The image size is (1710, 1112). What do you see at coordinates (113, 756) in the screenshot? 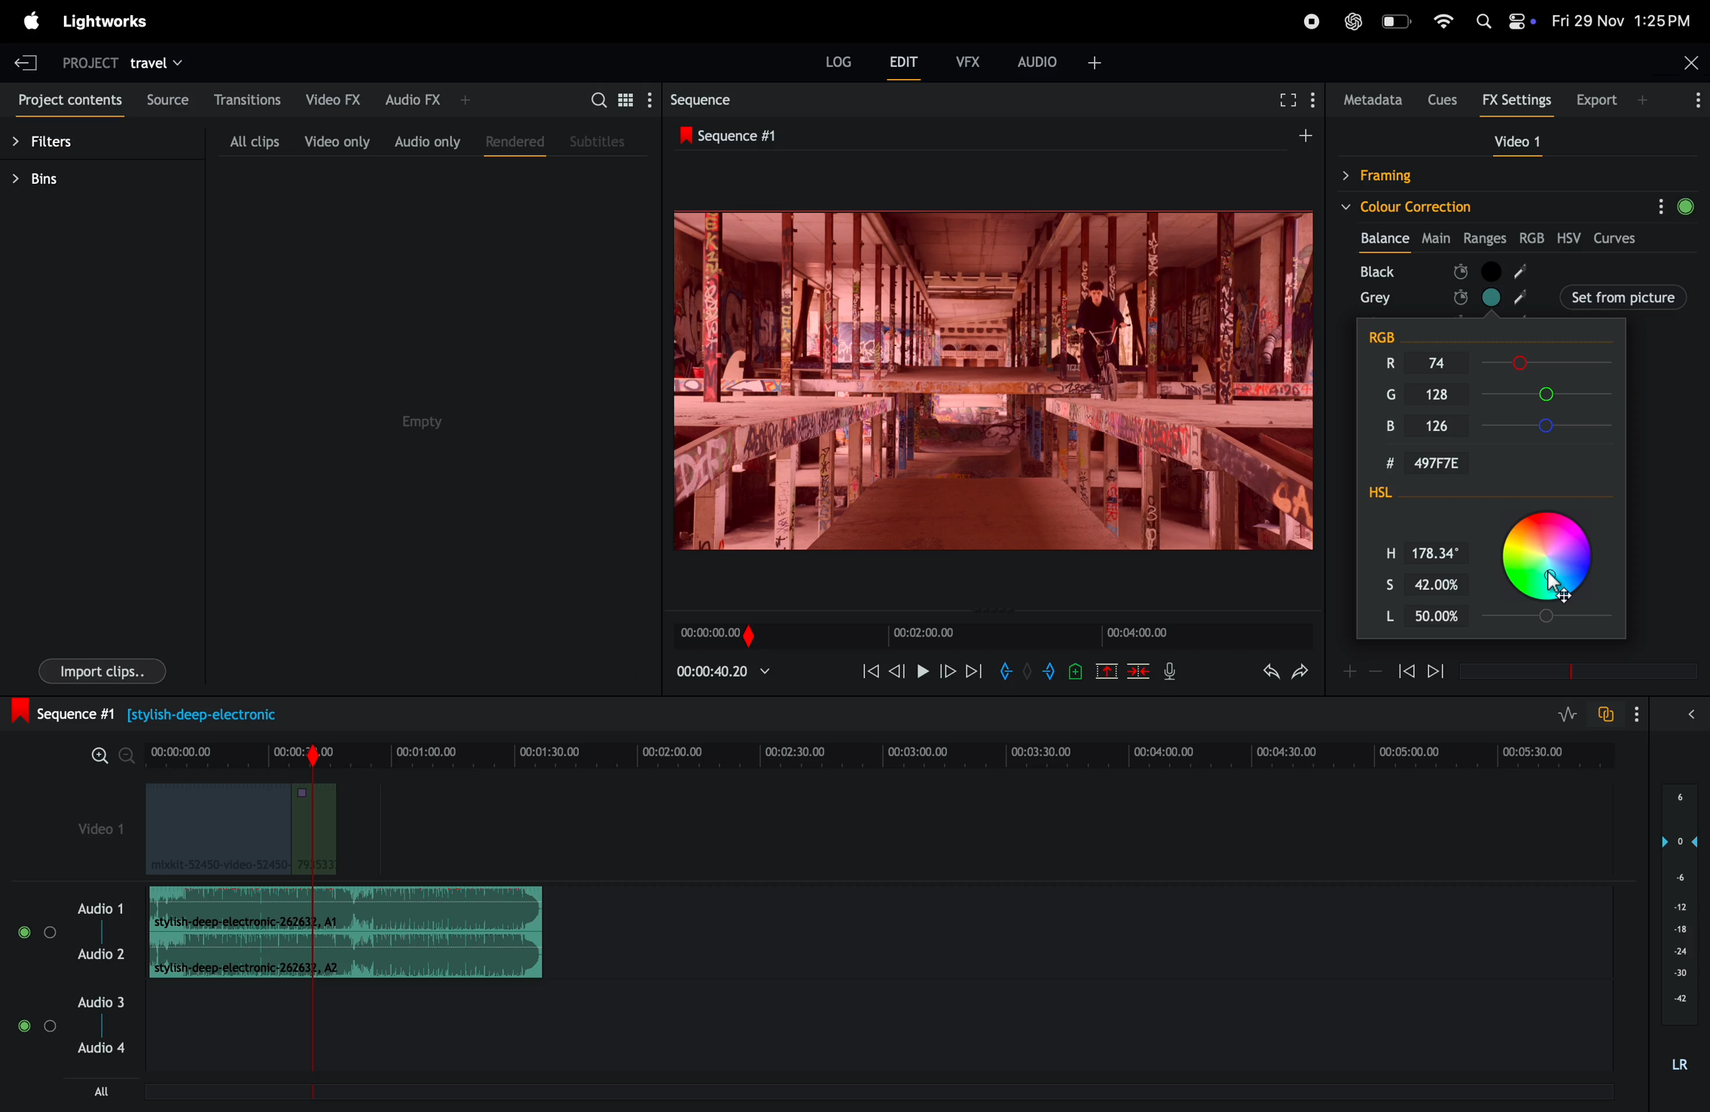
I see `zoom in zoom out` at bounding box center [113, 756].